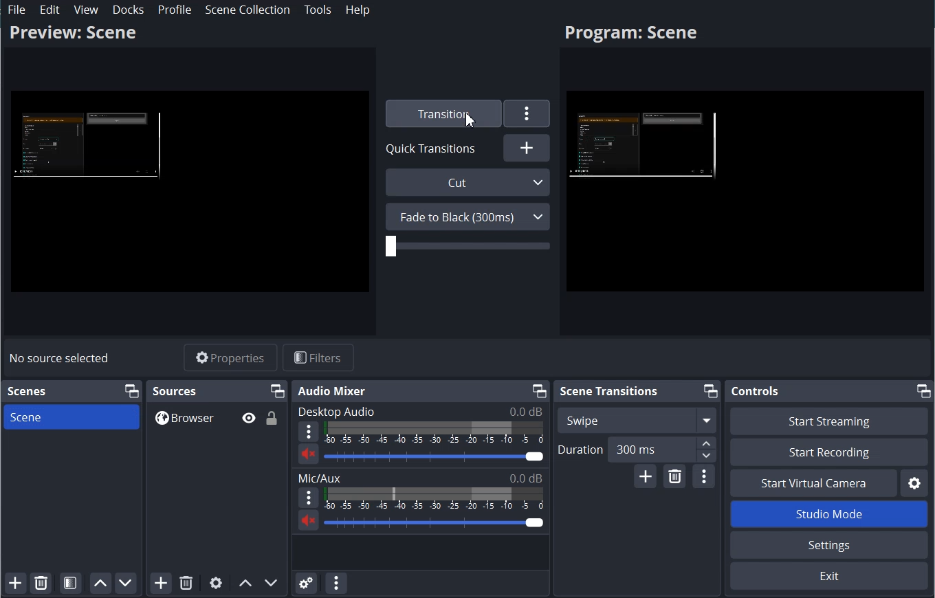 The image size is (935, 598). Describe the element at coordinates (711, 391) in the screenshot. I see `Maximize` at that location.